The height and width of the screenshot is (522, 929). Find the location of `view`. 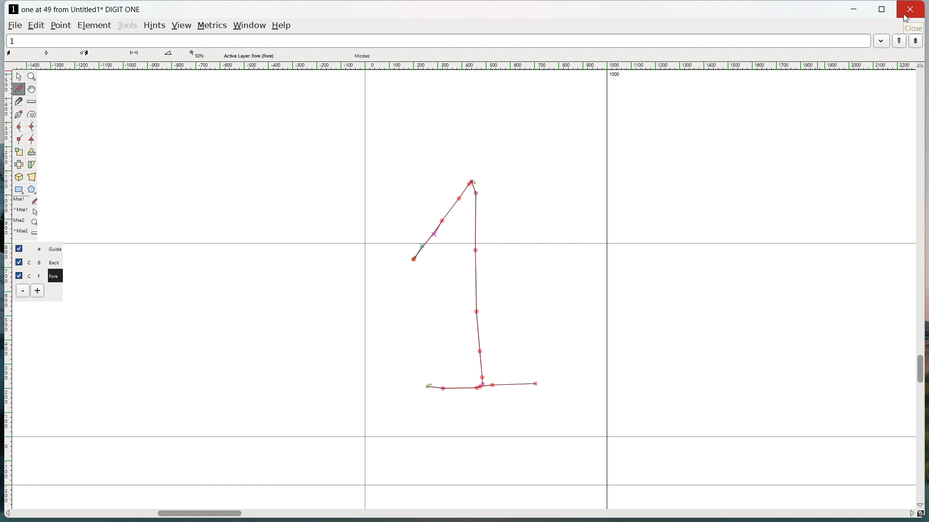

view is located at coordinates (182, 26).